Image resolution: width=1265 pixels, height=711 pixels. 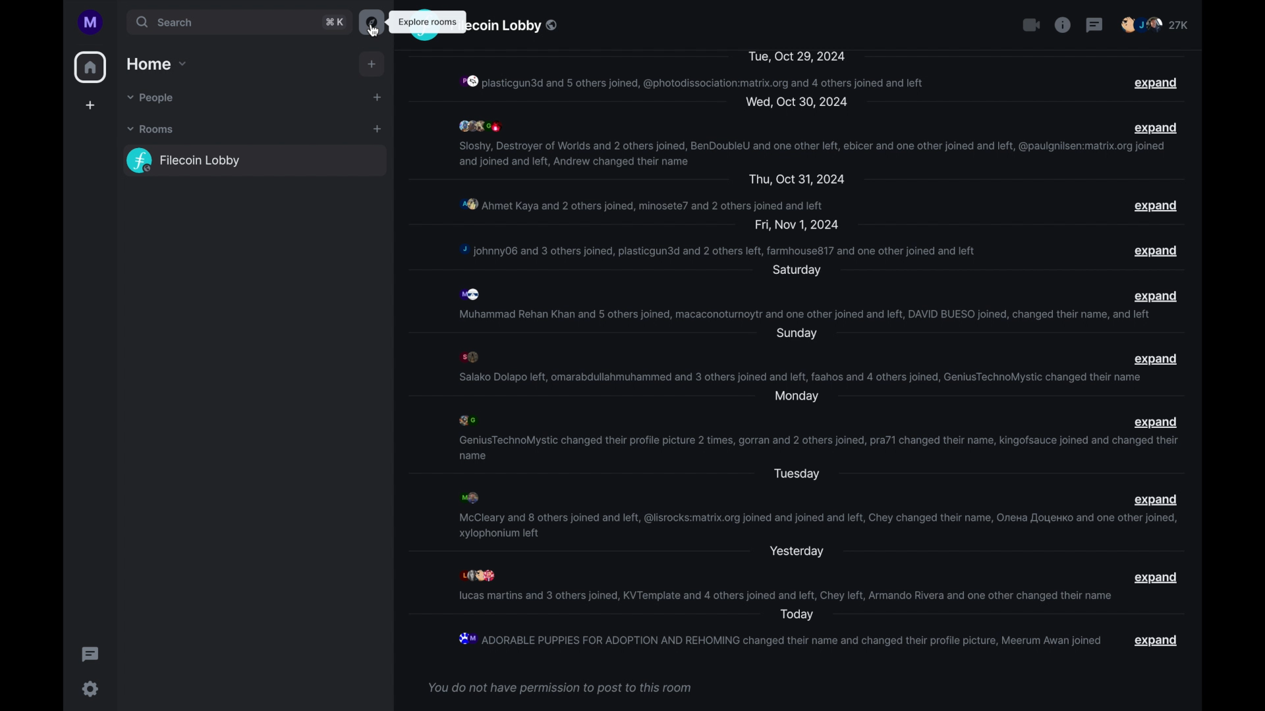 I want to click on cursor, so click(x=372, y=30).